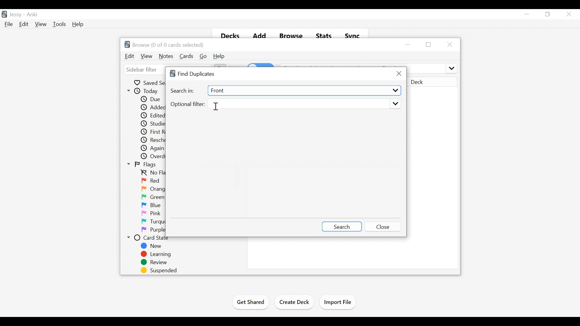  I want to click on Close, so click(384, 226).